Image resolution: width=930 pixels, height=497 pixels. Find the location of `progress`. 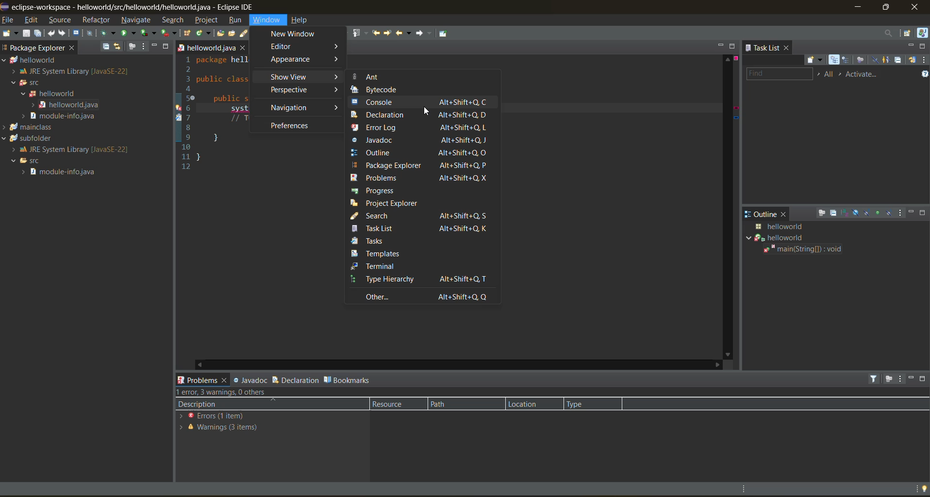

progress is located at coordinates (386, 190).